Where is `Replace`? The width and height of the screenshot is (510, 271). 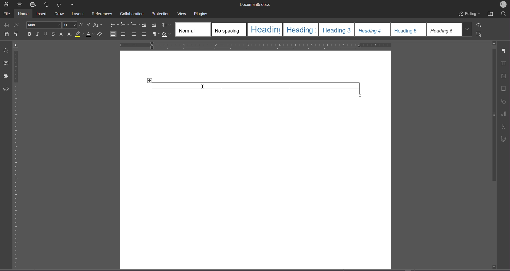 Replace is located at coordinates (480, 25).